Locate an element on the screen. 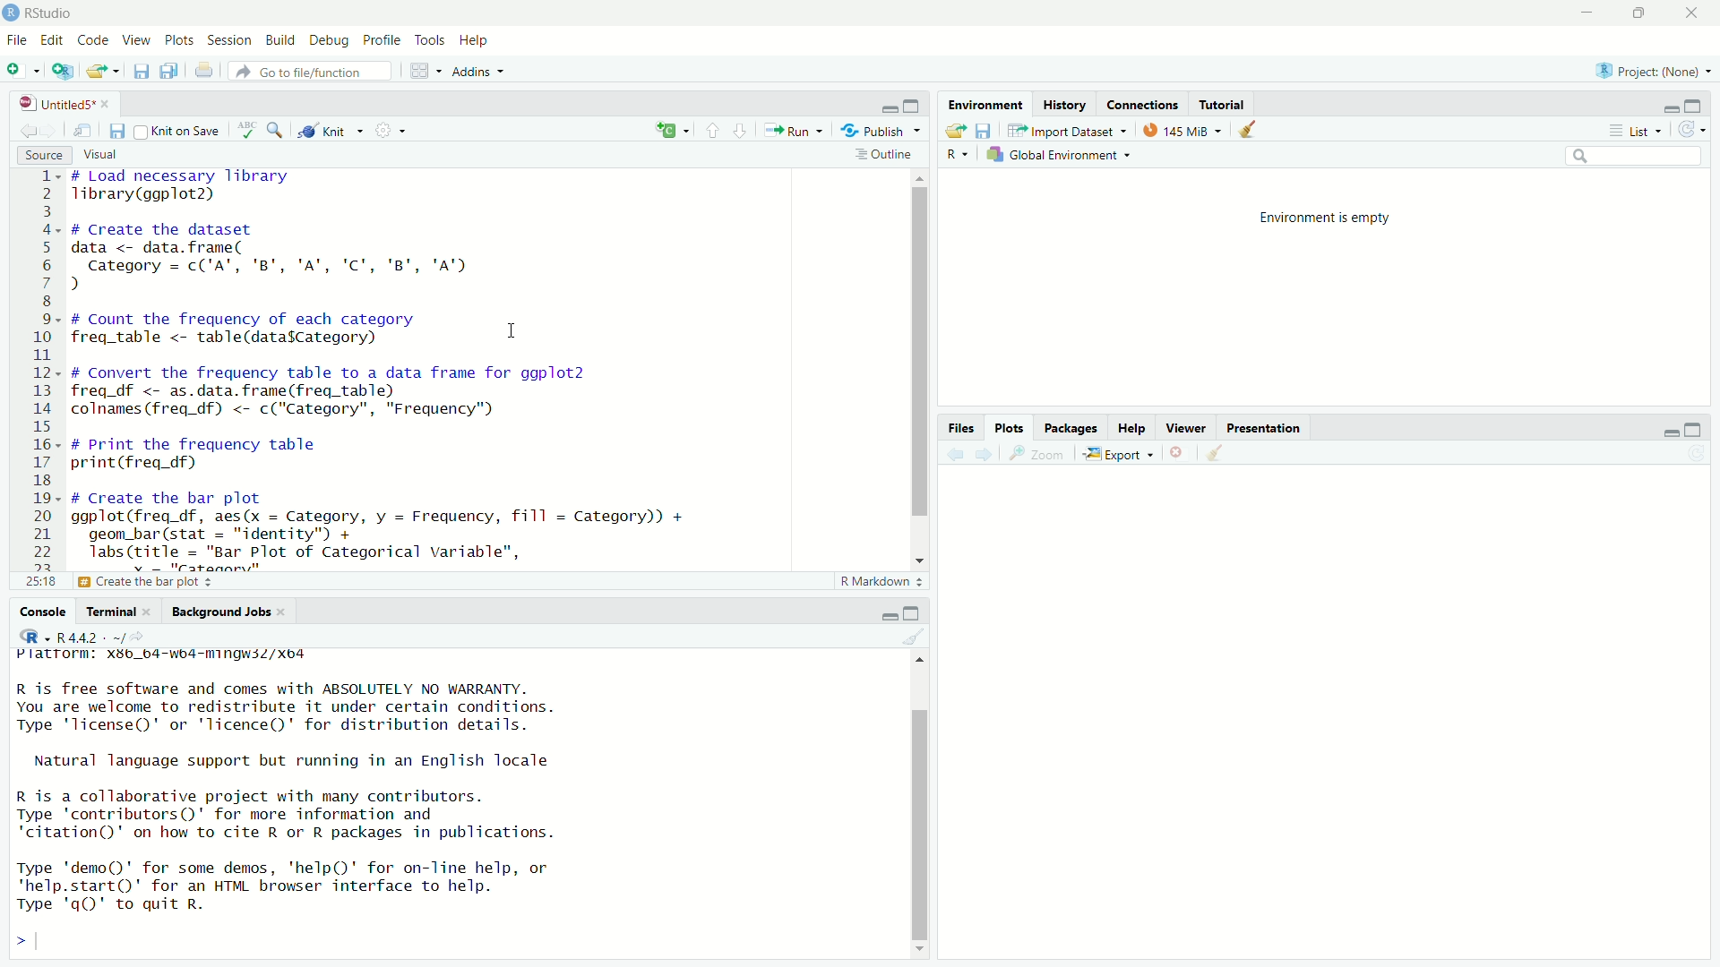 The image size is (1720, 967). tutorial is located at coordinates (1223, 104).